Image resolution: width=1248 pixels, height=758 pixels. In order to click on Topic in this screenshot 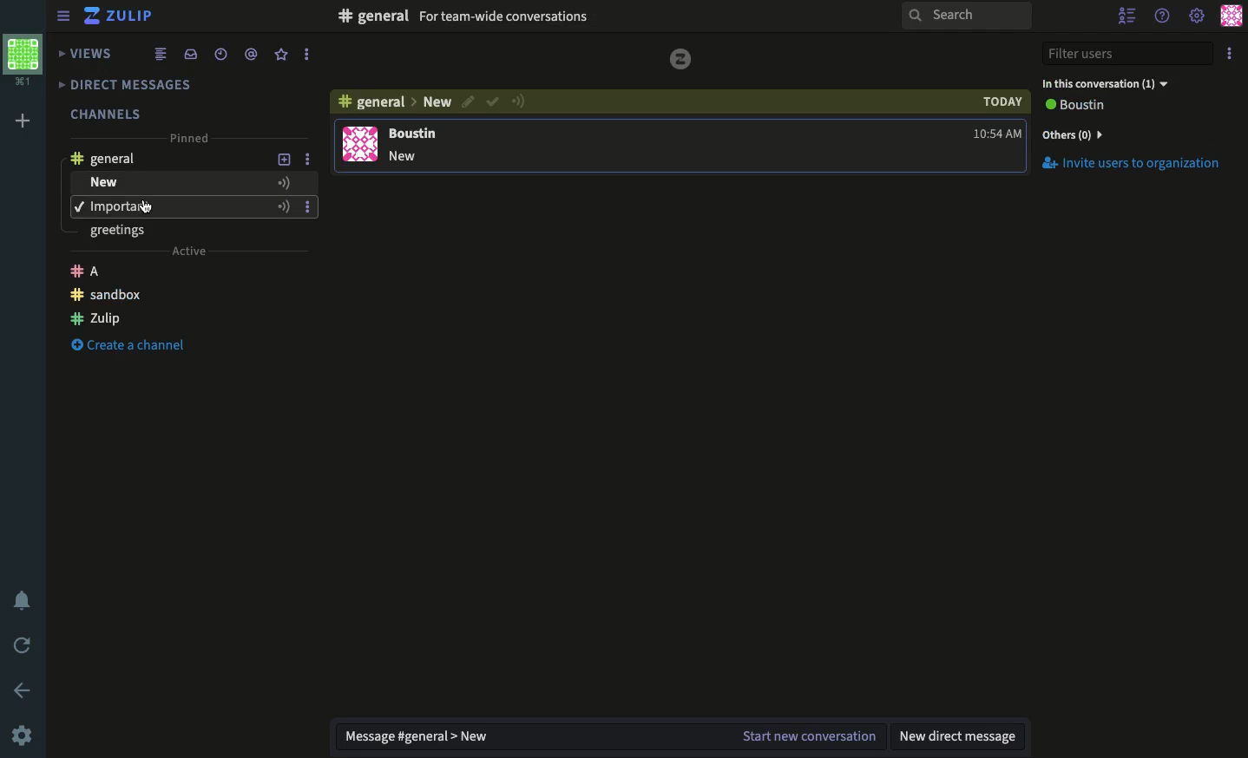, I will do `click(438, 102)`.